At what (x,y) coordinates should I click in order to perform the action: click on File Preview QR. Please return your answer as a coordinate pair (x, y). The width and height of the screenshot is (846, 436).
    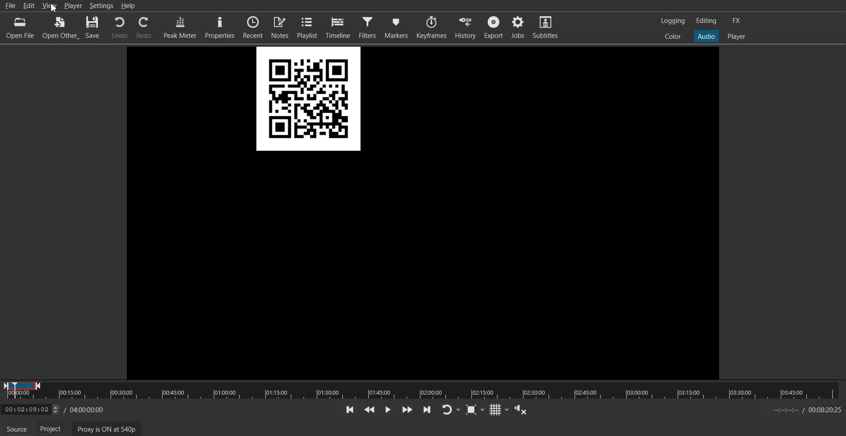
    Looking at the image, I should click on (309, 100).